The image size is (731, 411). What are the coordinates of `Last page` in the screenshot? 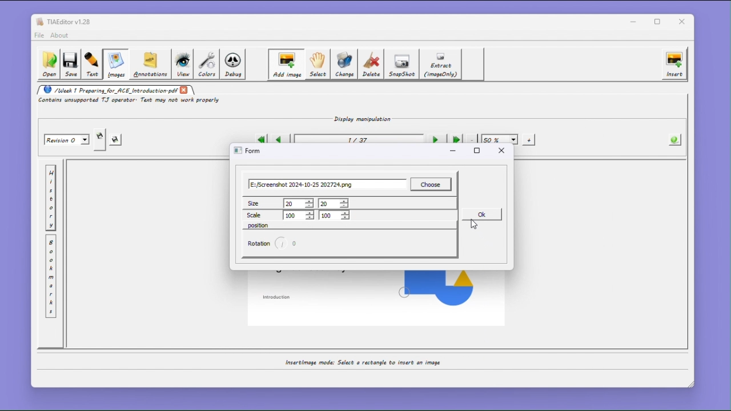 It's located at (456, 140).